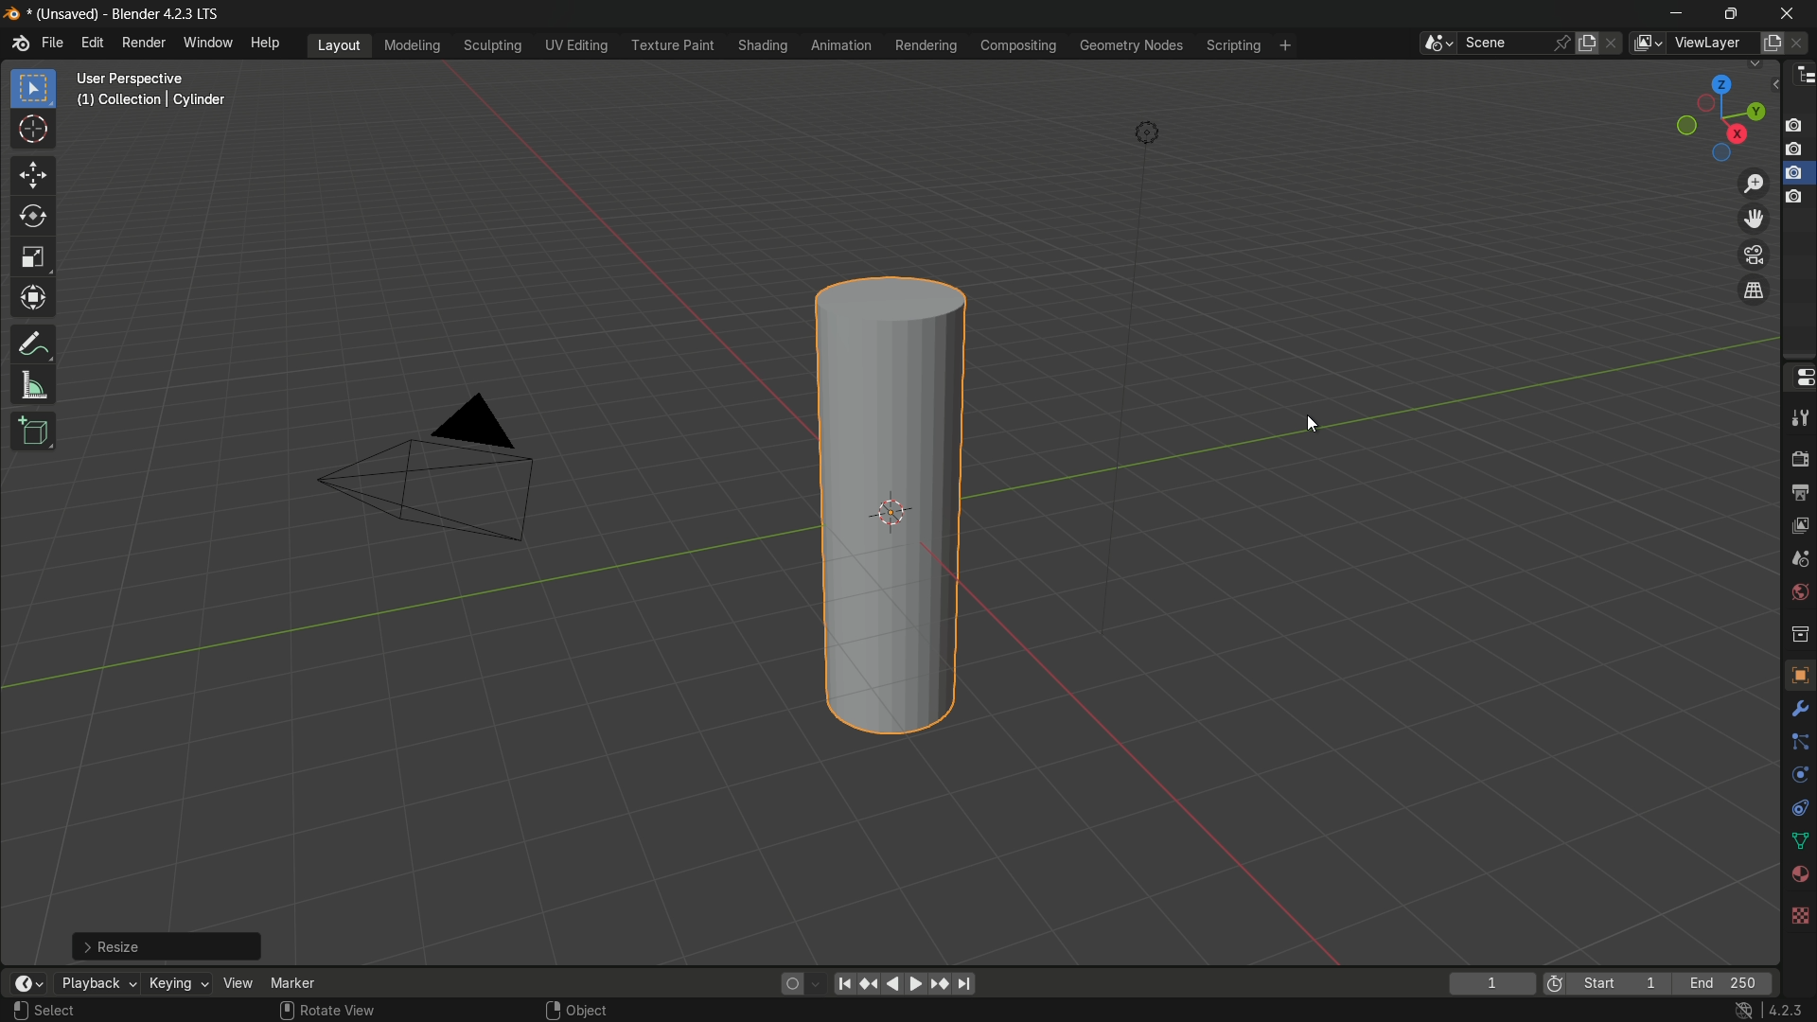 The height and width of the screenshot is (1022, 1817). Describe the element at coordinates (1798, 495) in the screenshot. I see `output` at that location.